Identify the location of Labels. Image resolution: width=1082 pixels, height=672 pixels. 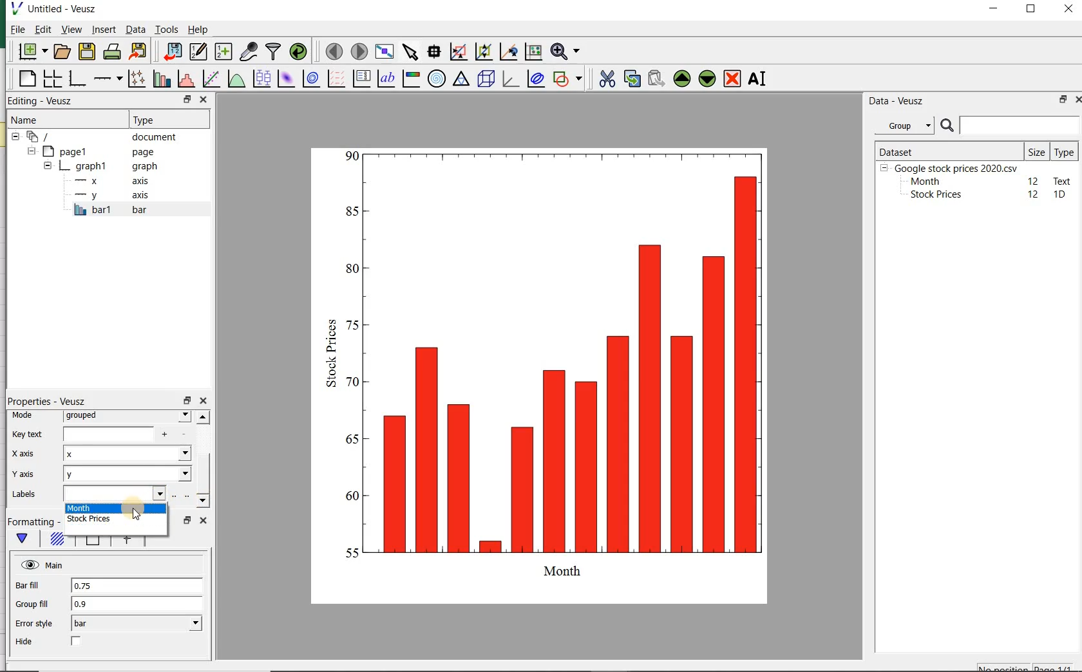
(23, 494).